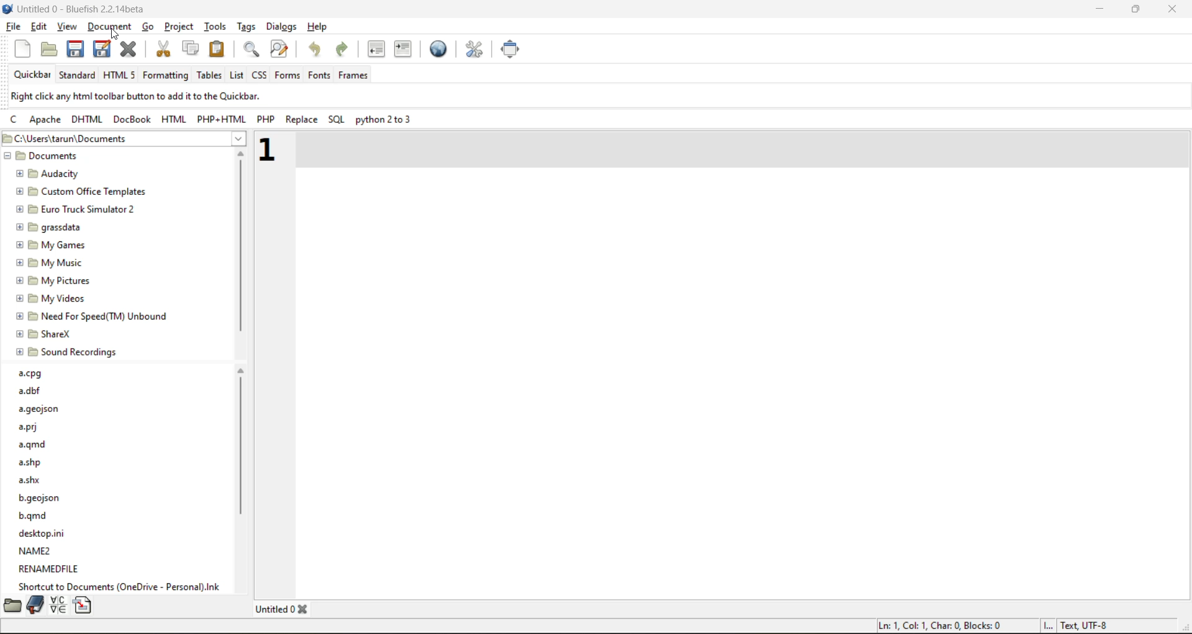  What do you see at coordinates (31, 479) in the screenshot?
I see `a.shx` at bounding box center [31, 479].